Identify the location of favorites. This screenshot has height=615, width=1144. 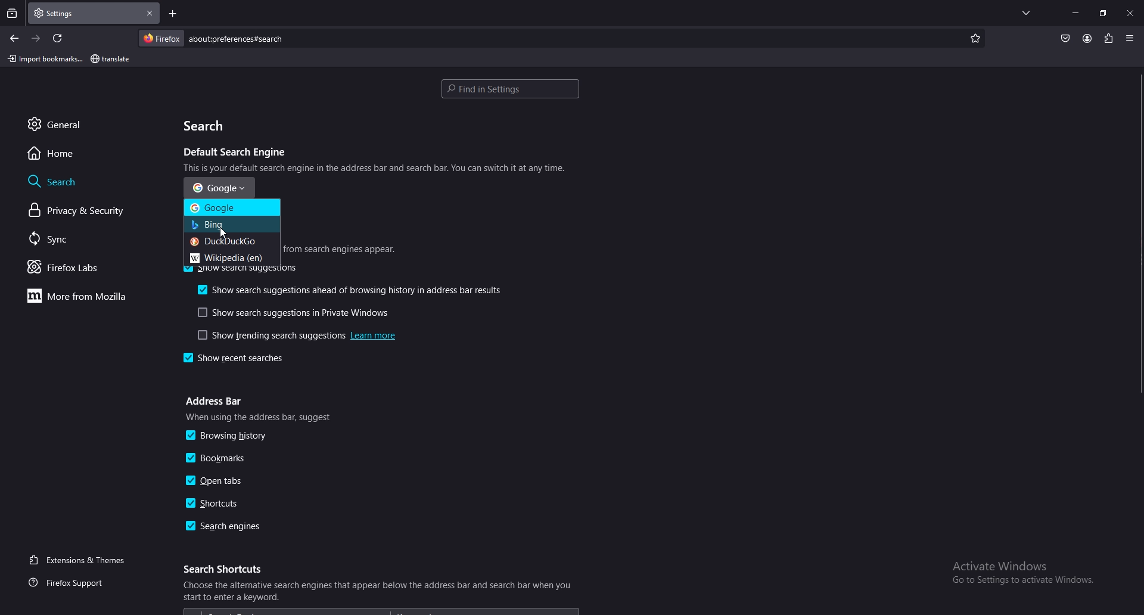
(973, 38).